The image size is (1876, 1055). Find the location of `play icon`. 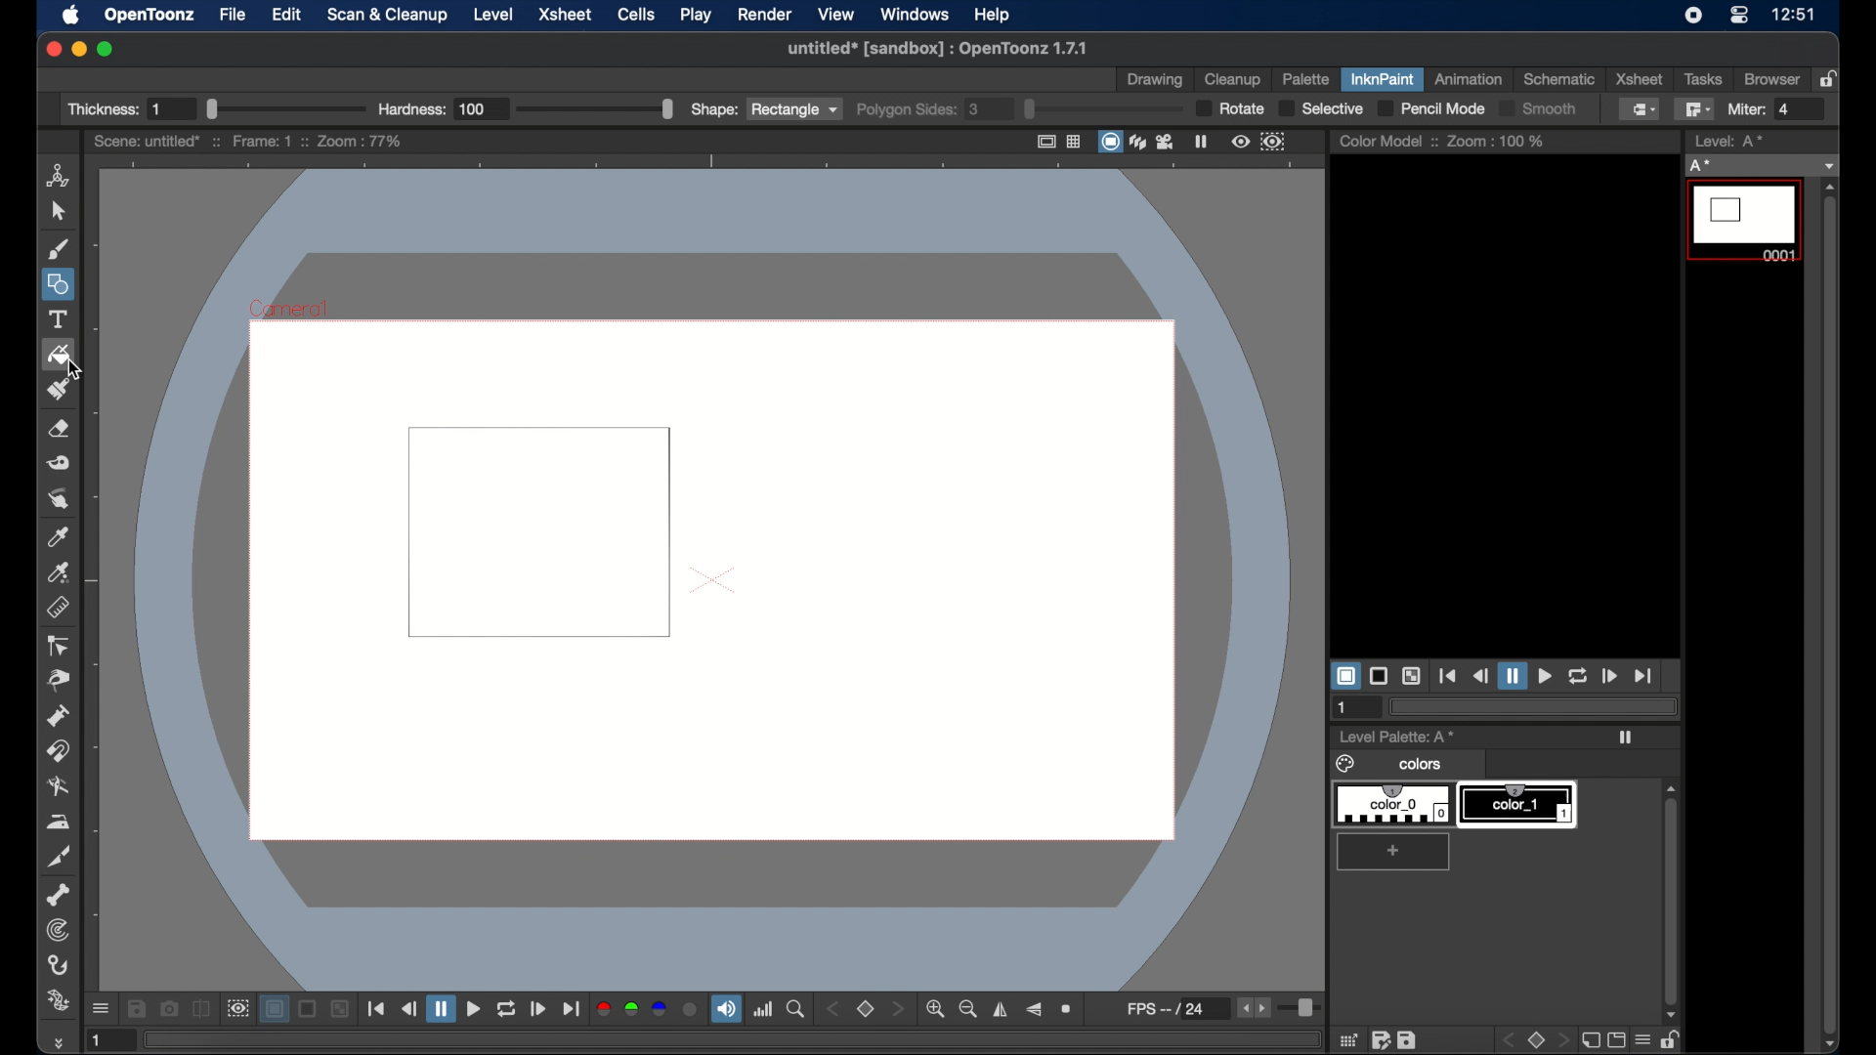

play icon is located at coordinates (1625, 738).